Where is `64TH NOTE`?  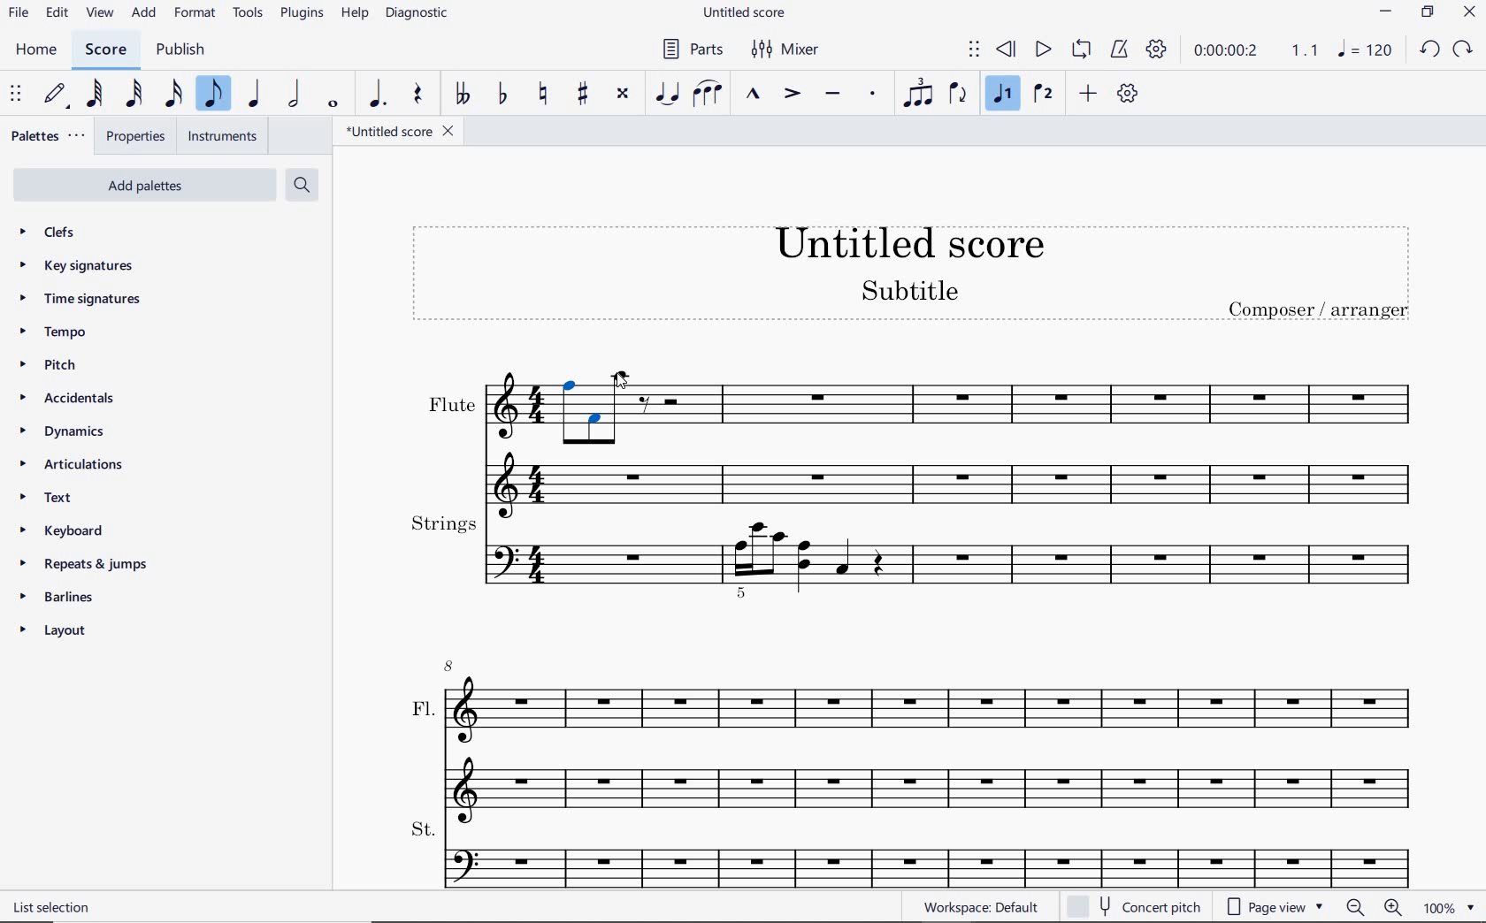
64TH NOTE is located at coordinates (95, 94).